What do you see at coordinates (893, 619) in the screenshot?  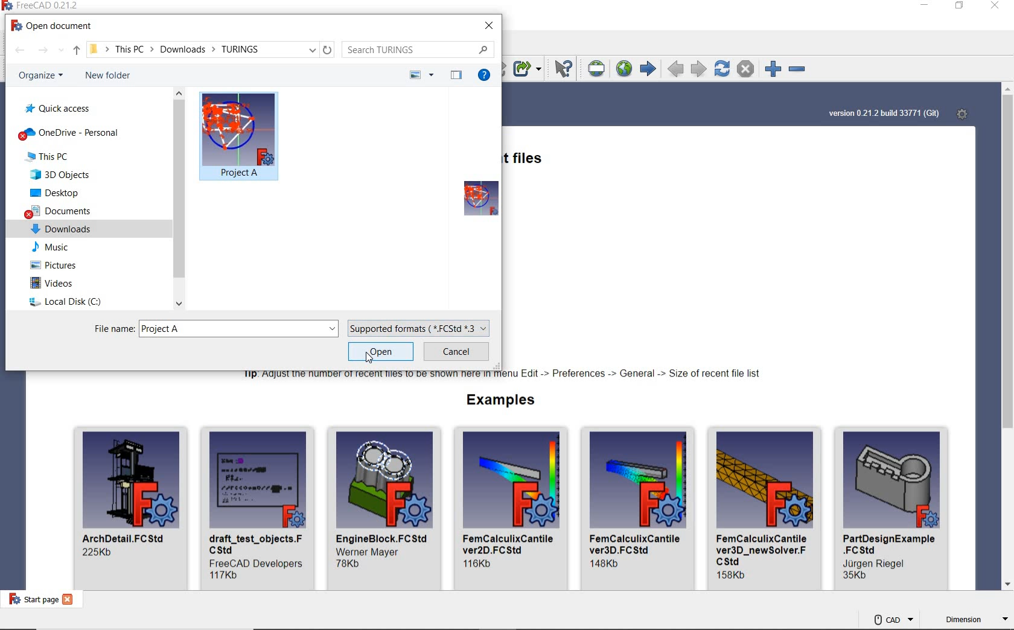 I see `CAD NAVIGATION STYLE` at bounding box center [893, 619].